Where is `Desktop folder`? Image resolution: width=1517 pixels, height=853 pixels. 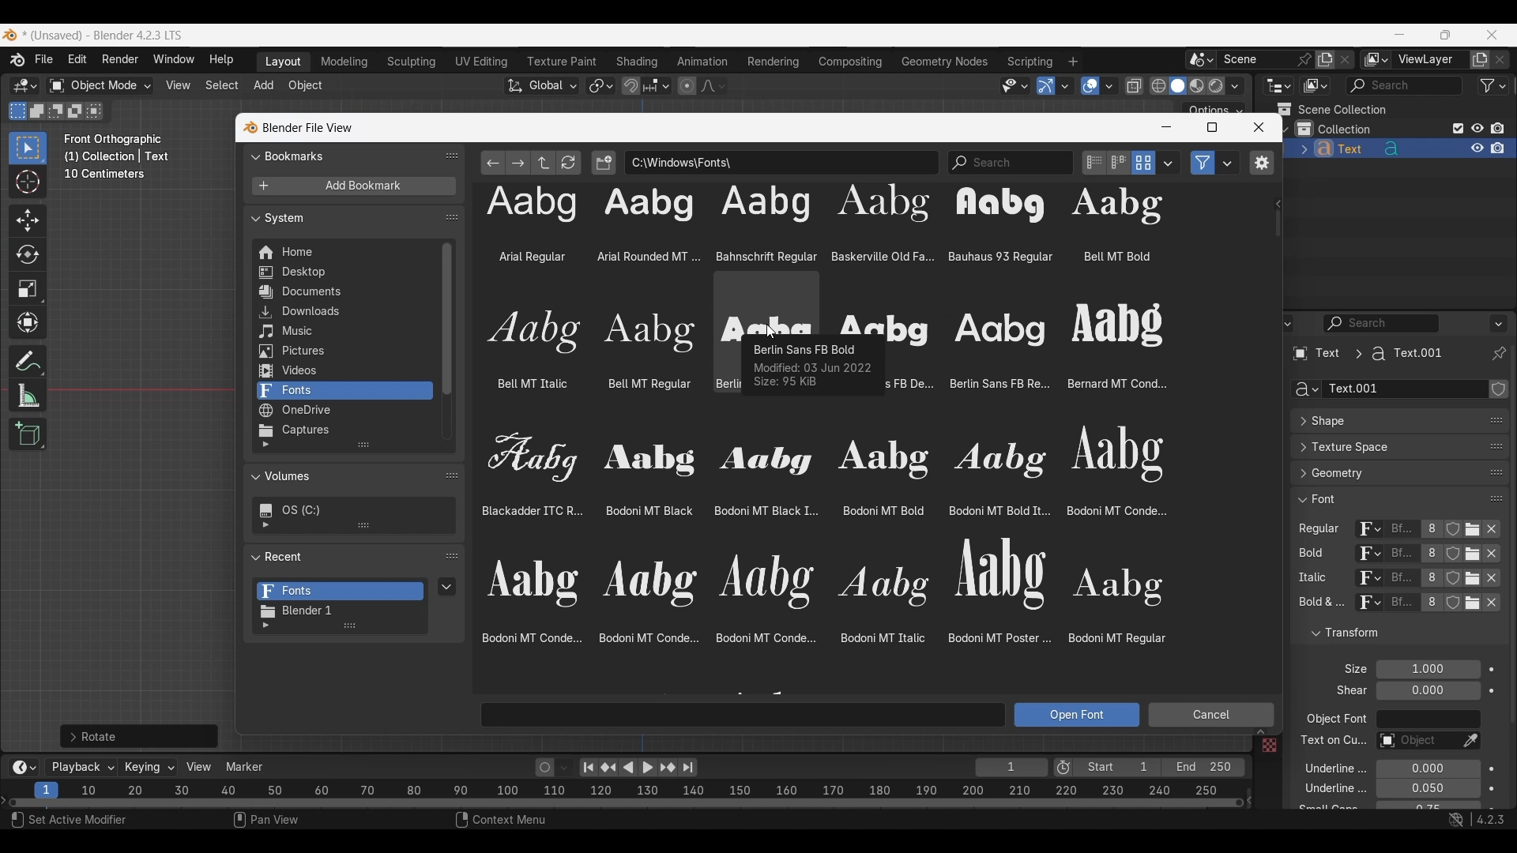 Desktop folder is located at coordinates (343, 273).